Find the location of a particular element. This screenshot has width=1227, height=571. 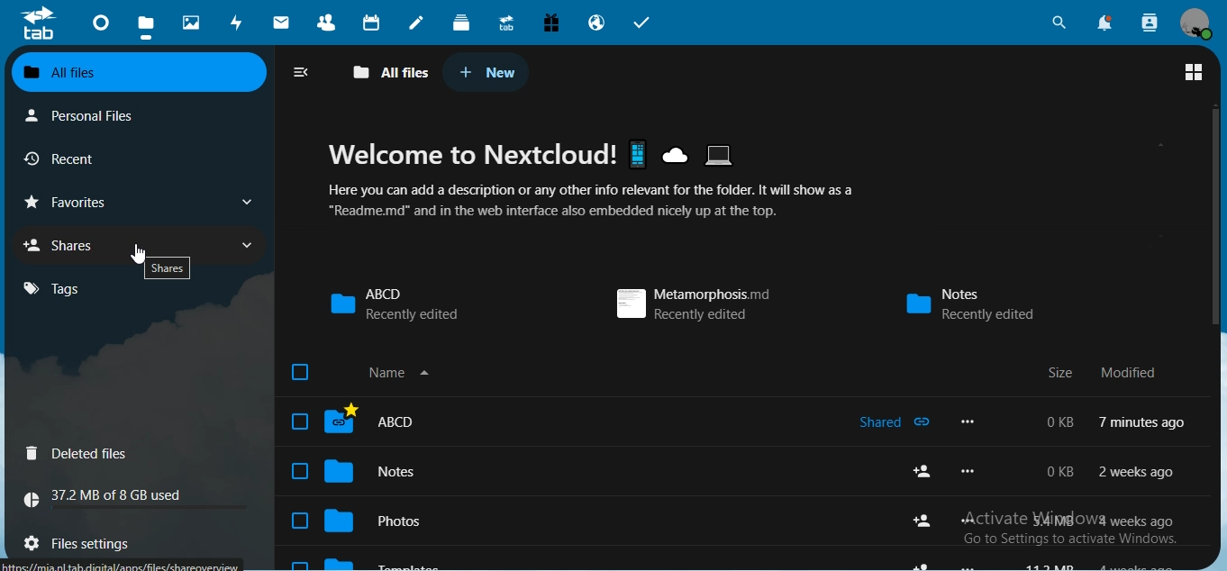

check box is located at coordinates (303, 372).